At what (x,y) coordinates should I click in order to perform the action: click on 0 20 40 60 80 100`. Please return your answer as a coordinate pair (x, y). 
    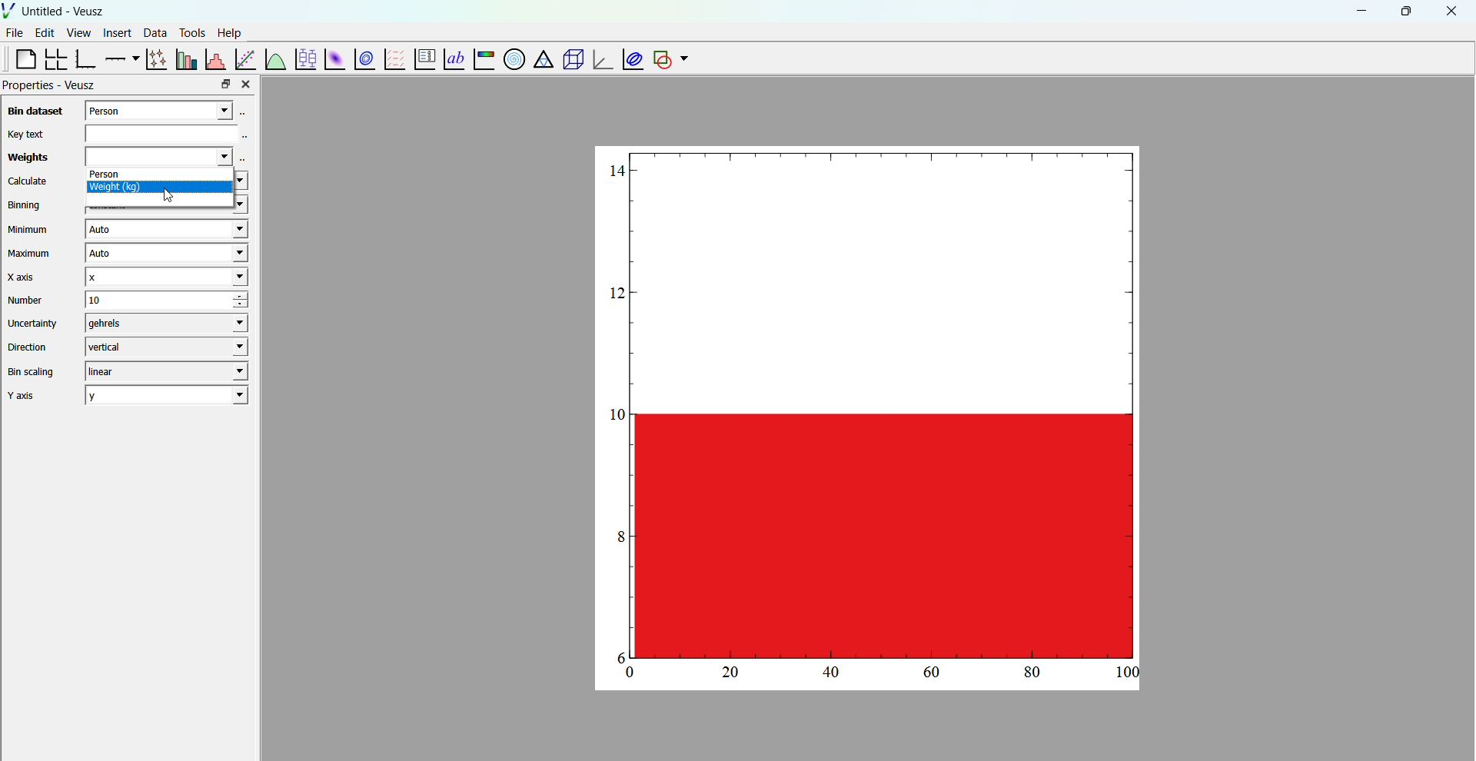
    Looking at the image, I should click on (875, 676).